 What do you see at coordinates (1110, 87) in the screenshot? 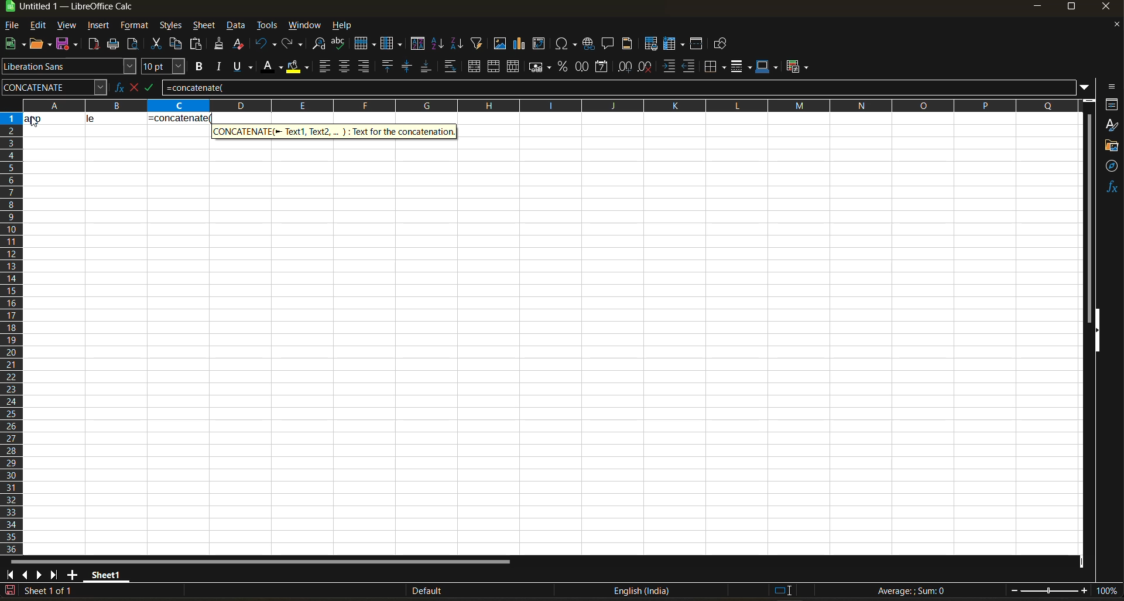
I see `sidebar settings` at bounding box center [1110, 87].